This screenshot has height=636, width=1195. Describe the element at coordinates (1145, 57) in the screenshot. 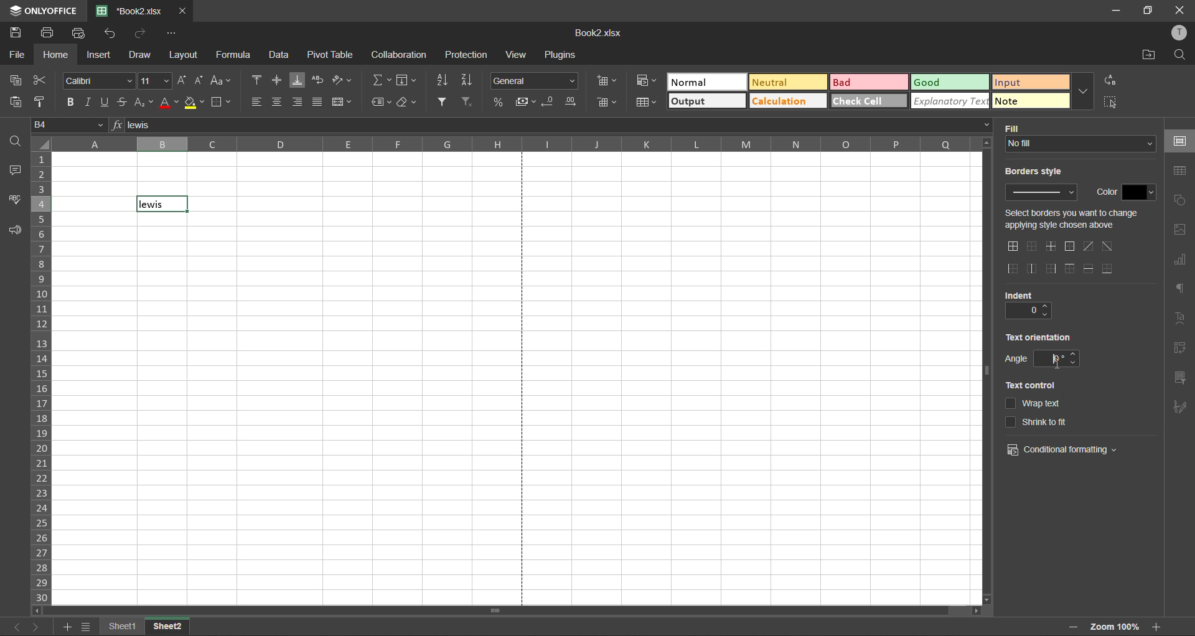

I see `open location` at that location.